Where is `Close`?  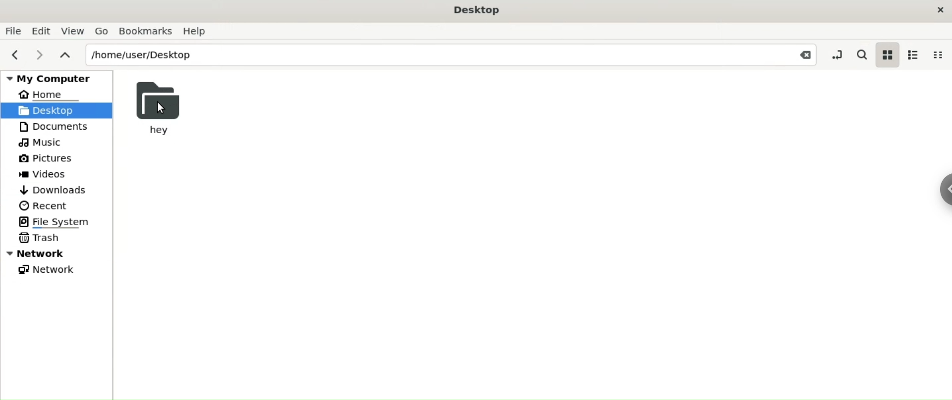
Close is located at coordinates (932, 10).